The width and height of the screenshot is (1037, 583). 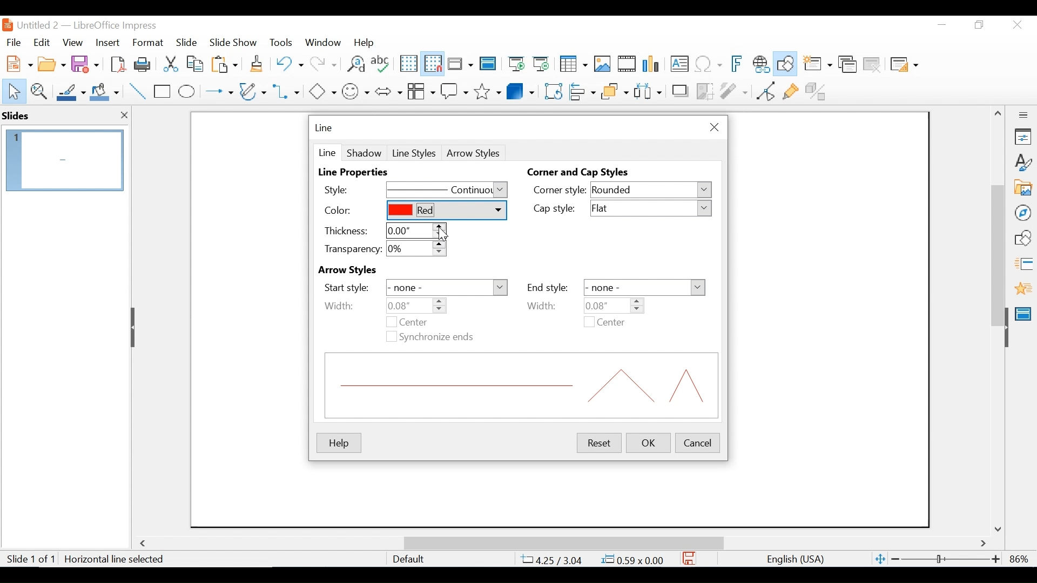 I want to click on Arrow Style, so click(x=475, y=153).